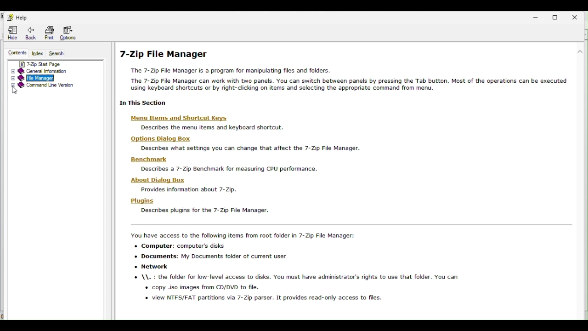 This screenshot has height=331, width=588. Describe the element at coordinates (30, 34) in the screenshot. I see `Back` at that location.